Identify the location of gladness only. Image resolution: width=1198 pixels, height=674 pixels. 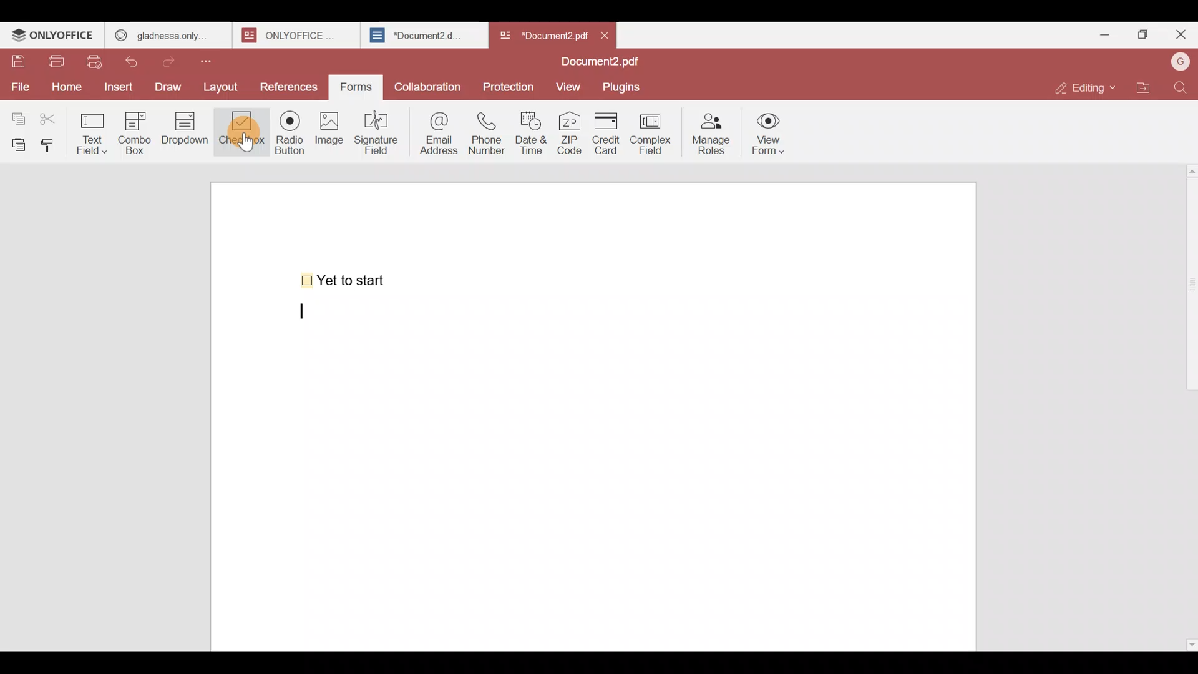
(167, 32).